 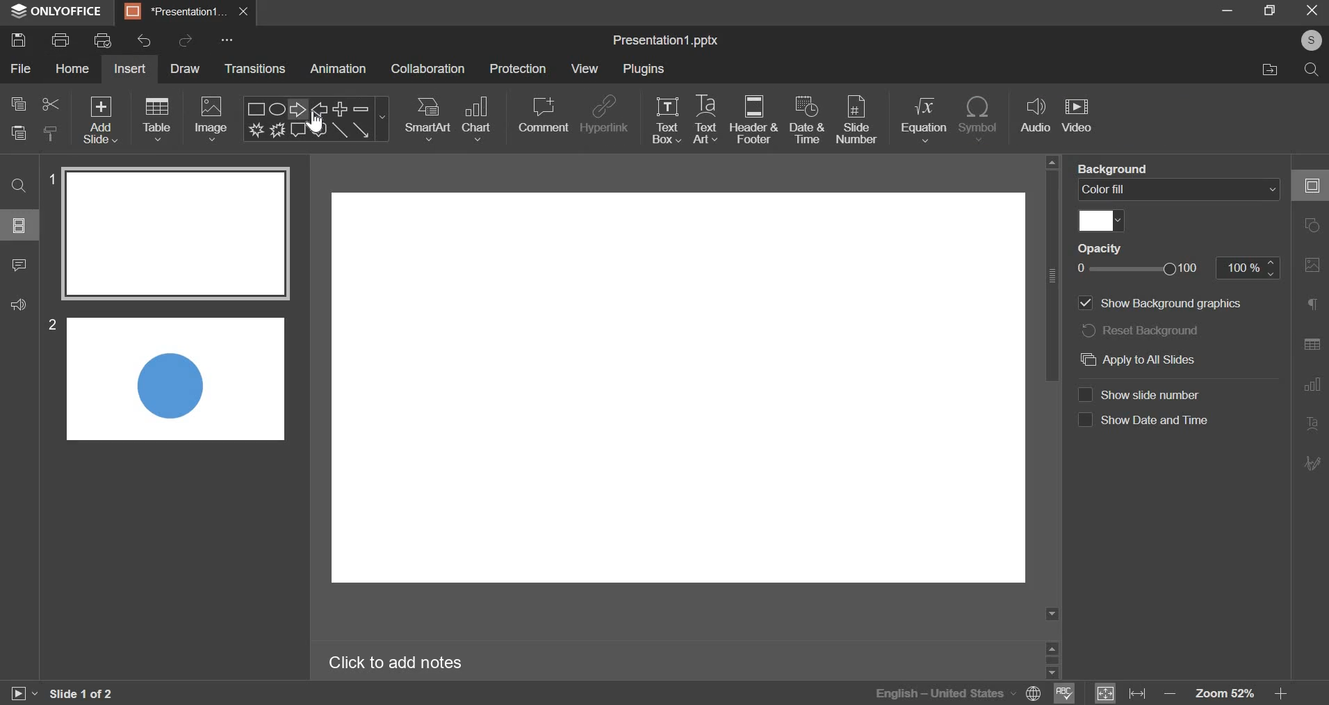 I want to click on cursor, so click(x=316, y=124).